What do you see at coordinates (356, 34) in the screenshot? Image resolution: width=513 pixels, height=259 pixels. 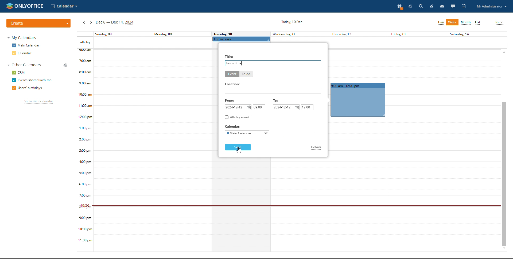 I see `Thursday, 12` at bounding box center [356, 34].